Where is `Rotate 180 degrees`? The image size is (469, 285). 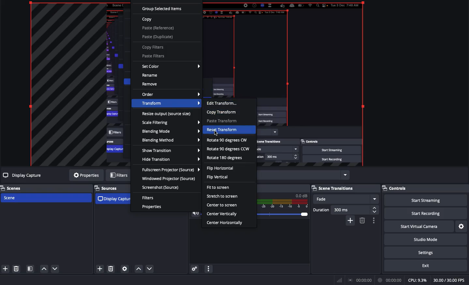
Rotate 180 degrees is located at coordinates (225, 158).